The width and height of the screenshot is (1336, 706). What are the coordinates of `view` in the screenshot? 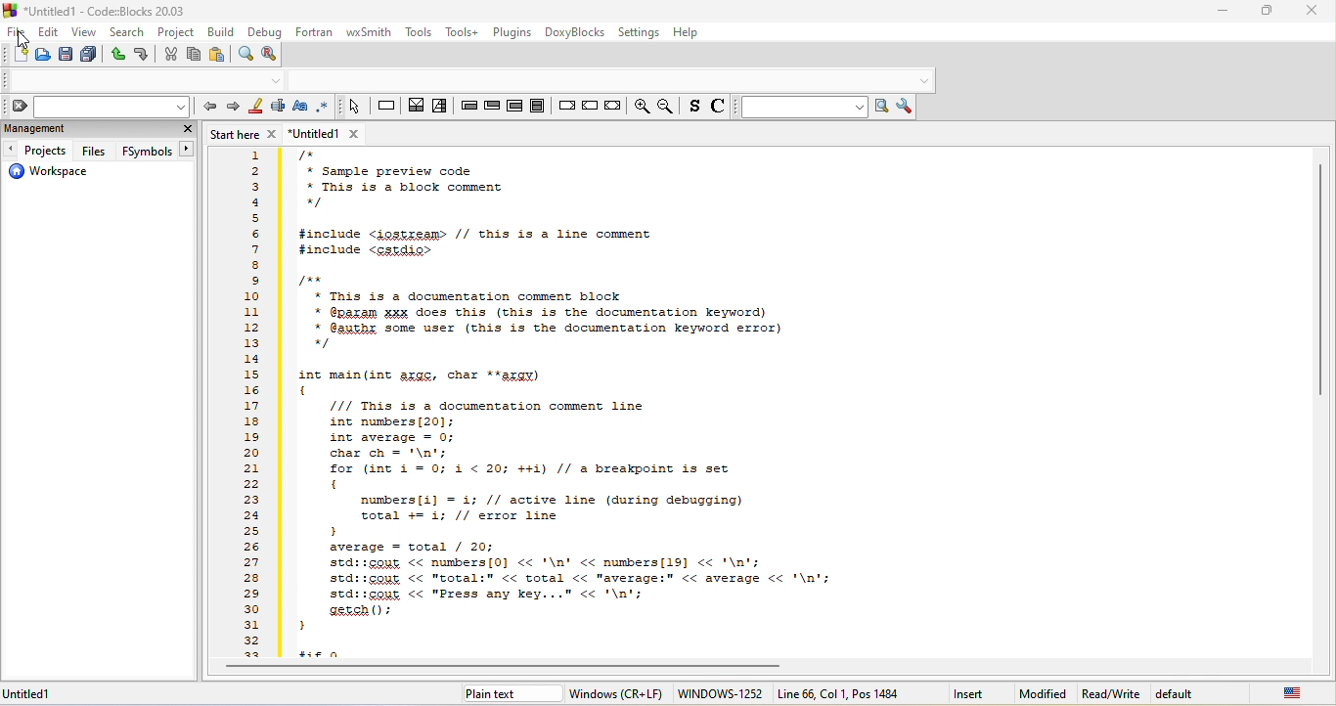 It's located at (85, 33).